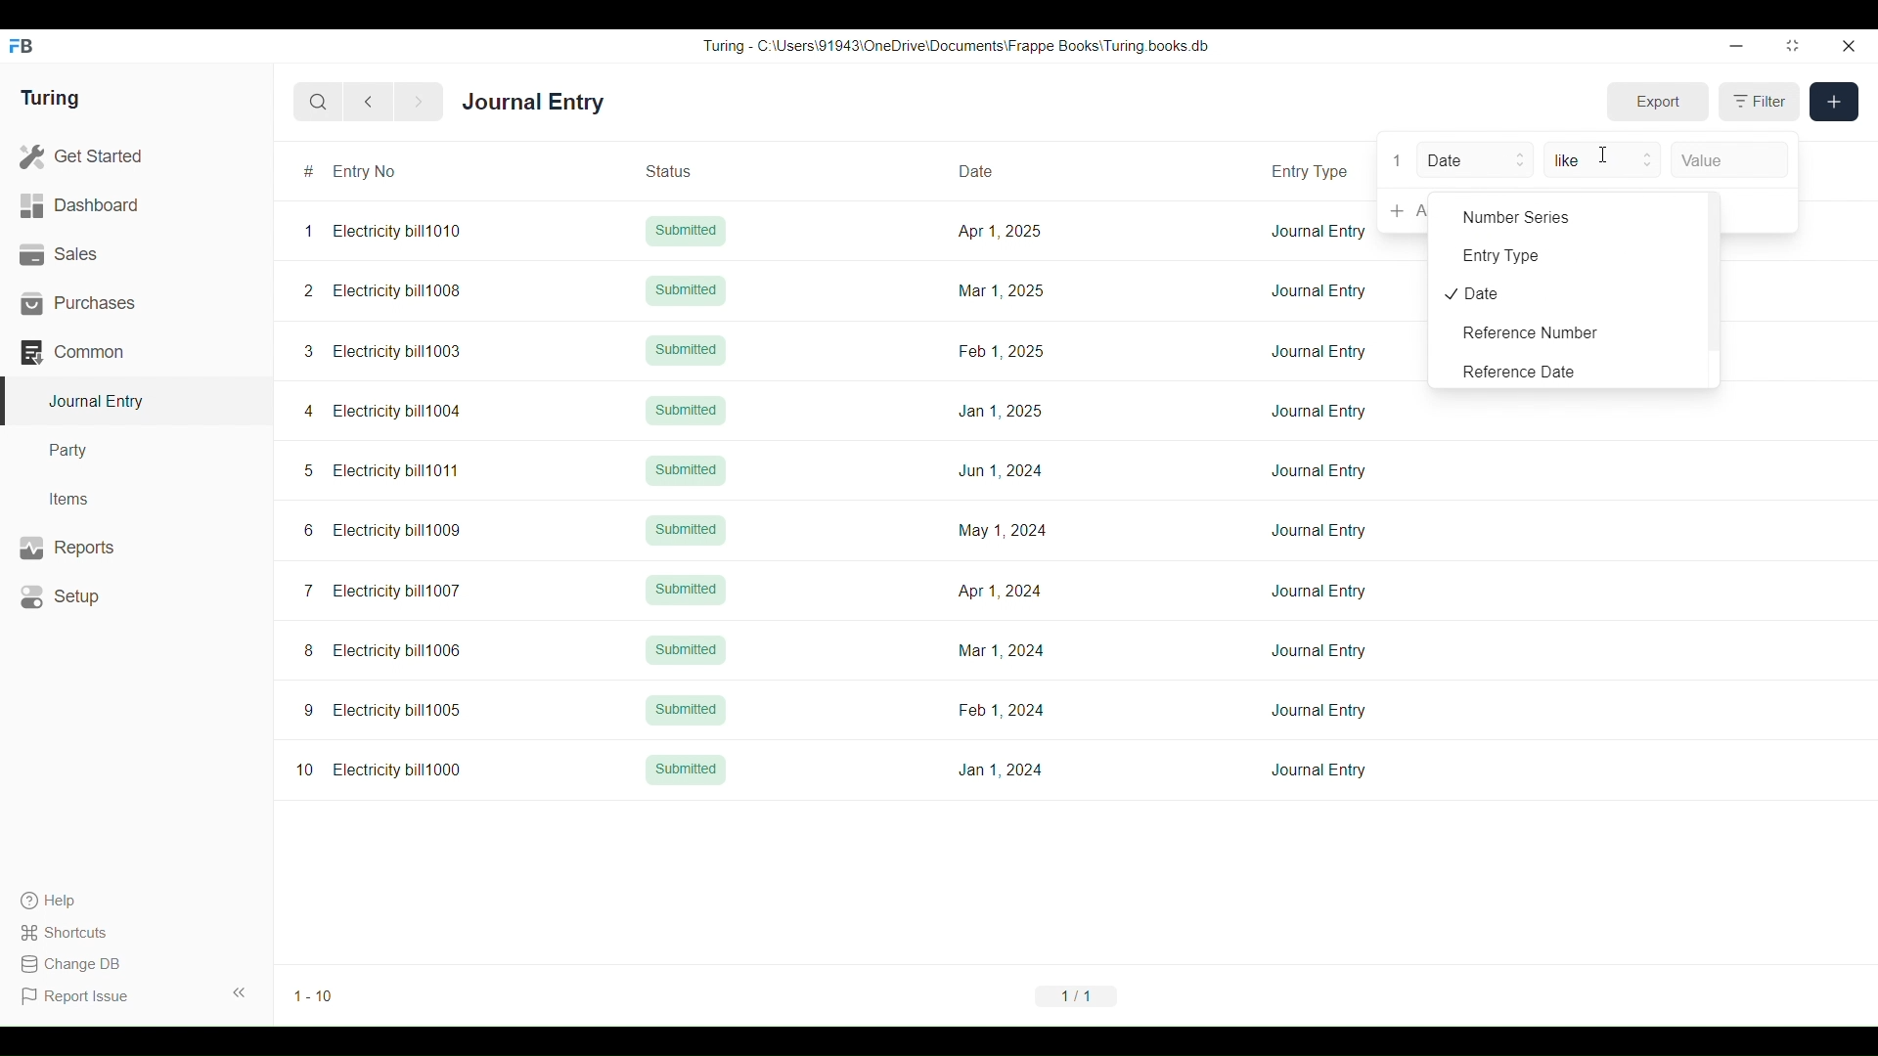 The height and width of the screenshot is (1056, 1878). Describe the element at coordinates (136, 451) in the screenshot. I see `Party` at that location.